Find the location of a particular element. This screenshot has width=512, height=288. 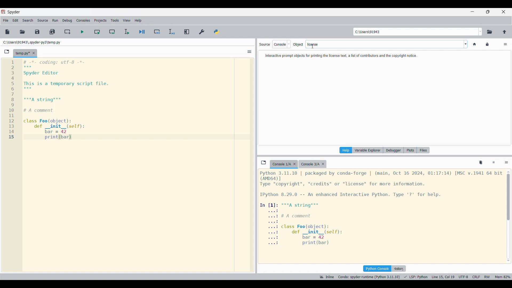

Other tab is located at coordinates (312, 164).